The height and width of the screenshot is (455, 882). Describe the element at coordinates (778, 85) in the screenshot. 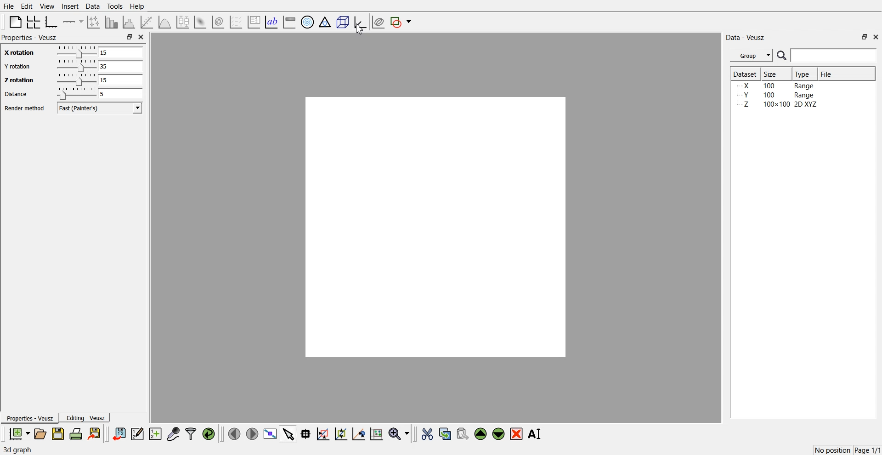

I see `X 100 Range` at that location.